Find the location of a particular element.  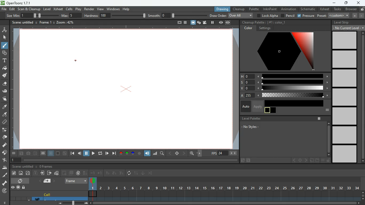

text is located at coordinates (4, 60).